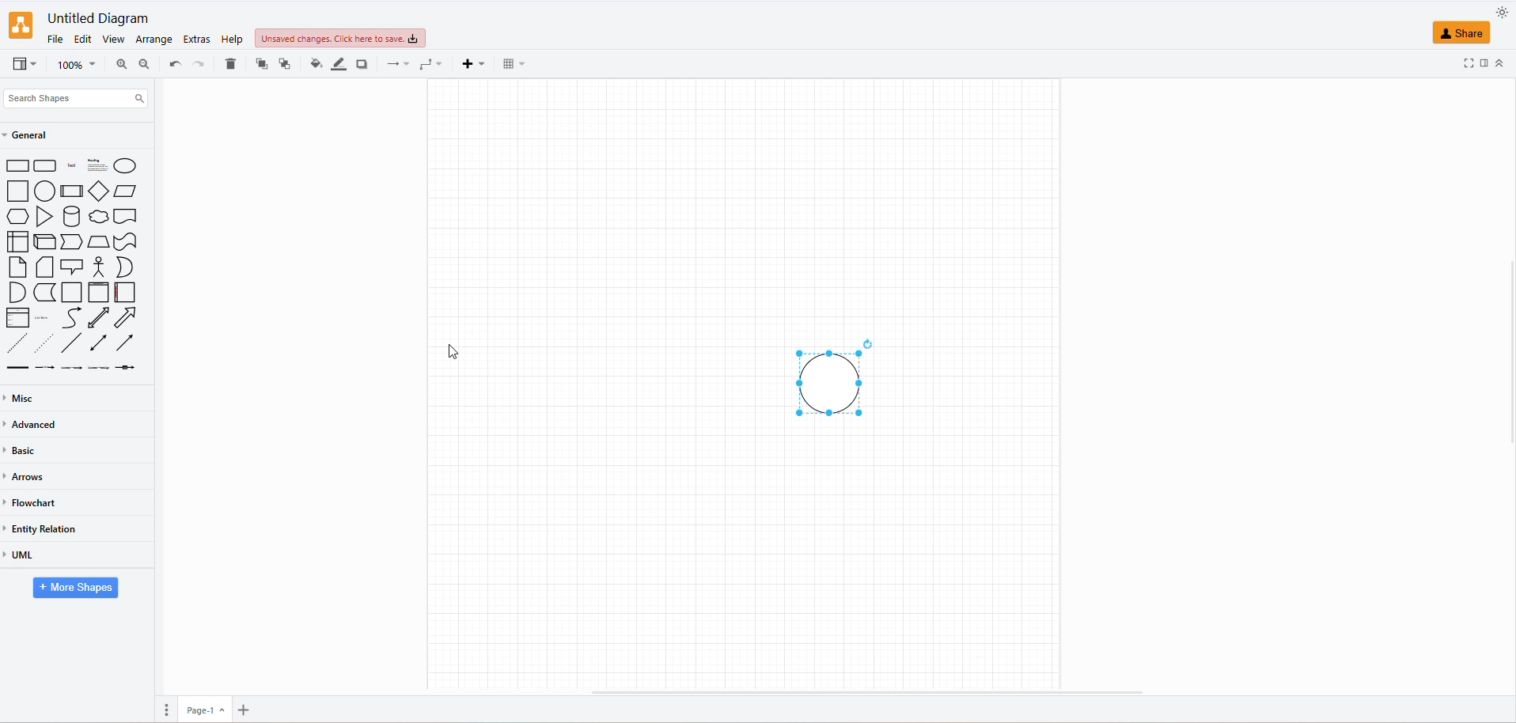 This screenshot has width=1516, height=723. Describe the element at coordinates (363, 64) in the screenshot. I see `SHADOW` at that location.